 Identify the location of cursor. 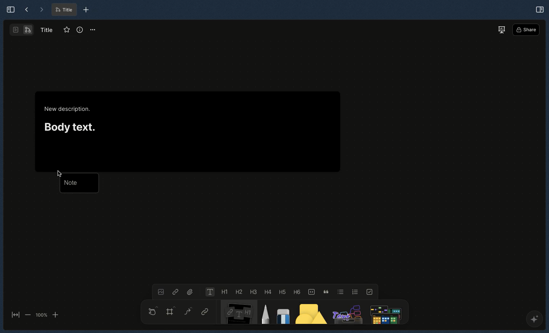
(59, 175).